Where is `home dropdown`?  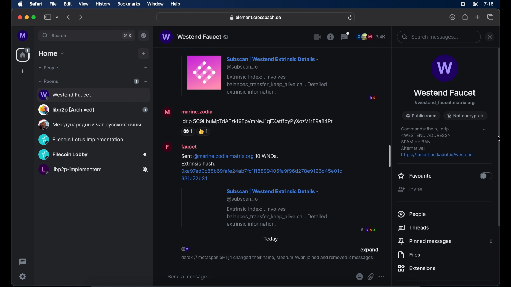
home dropdown is located at coordinates (51, 53).